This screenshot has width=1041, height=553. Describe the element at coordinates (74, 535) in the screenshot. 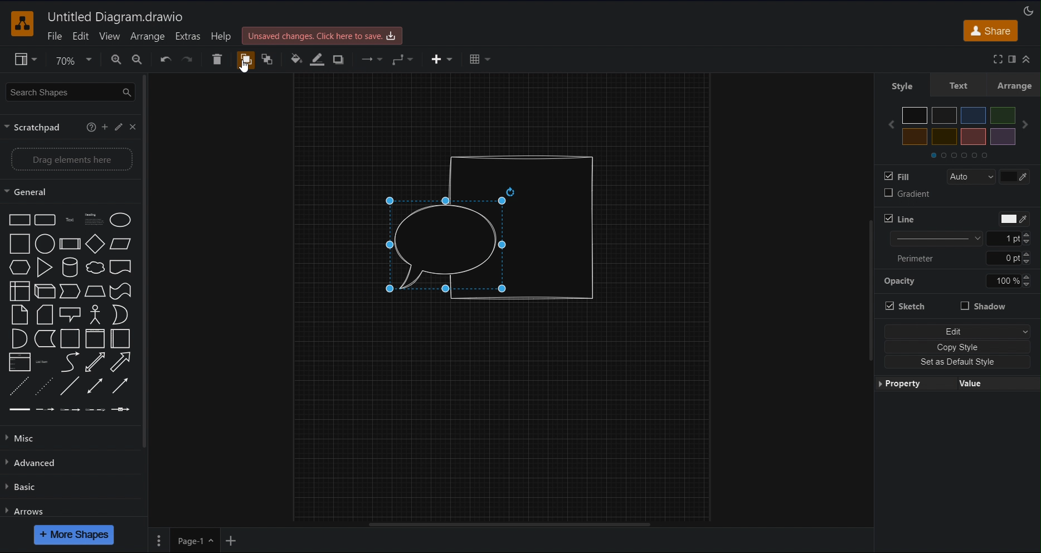

I see `More Shapes` at that location.